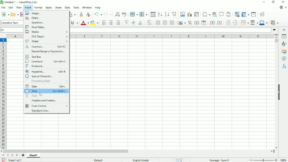  I want to click on Add decimal place, so click(212, 23).